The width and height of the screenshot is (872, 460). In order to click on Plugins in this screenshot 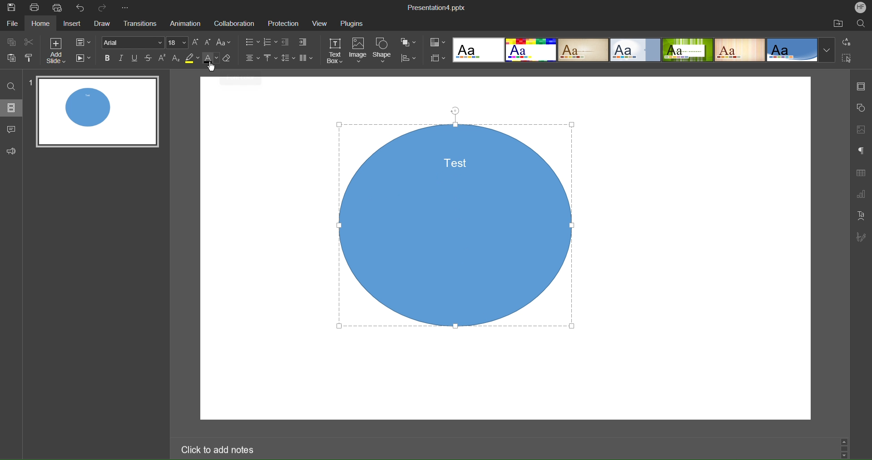, I will do `click(354, 23)`.